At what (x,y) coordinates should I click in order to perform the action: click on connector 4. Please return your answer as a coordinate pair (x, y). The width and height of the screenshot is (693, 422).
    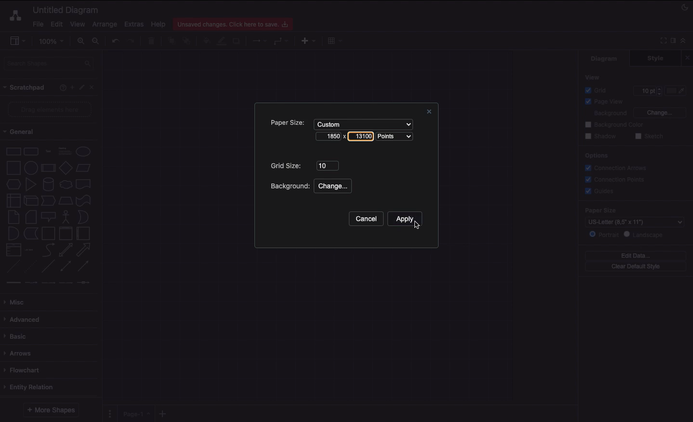
    Looking at the image, I should click on (67, 282).